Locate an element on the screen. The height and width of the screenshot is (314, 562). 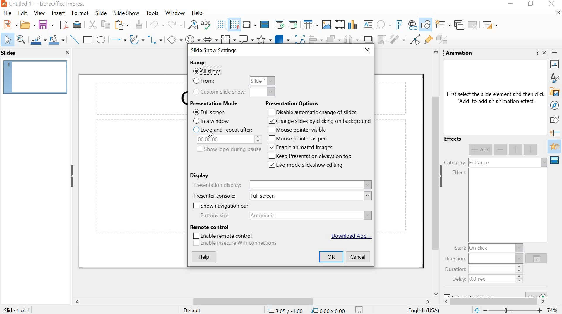
slide layout is located at coordinates (489, 25).